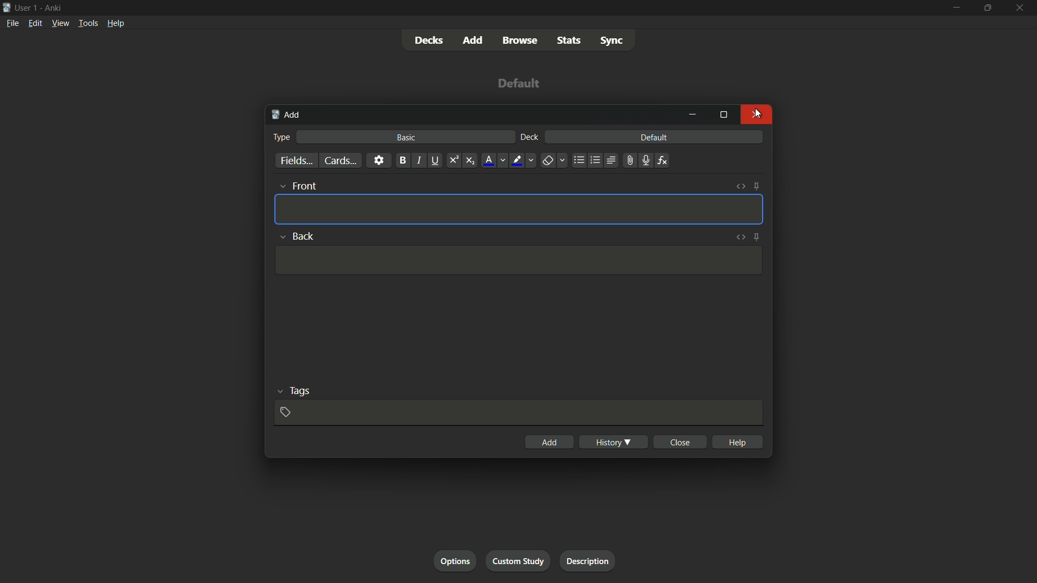 The image size is (1037, 583). What do you see at coordinates (723, 116) in the screenshot?
I see `maximize` at bounding box center [723, 116].